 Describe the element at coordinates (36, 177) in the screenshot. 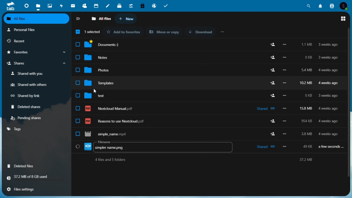

I see `37.2 MB of 8 GB Total` at that location.